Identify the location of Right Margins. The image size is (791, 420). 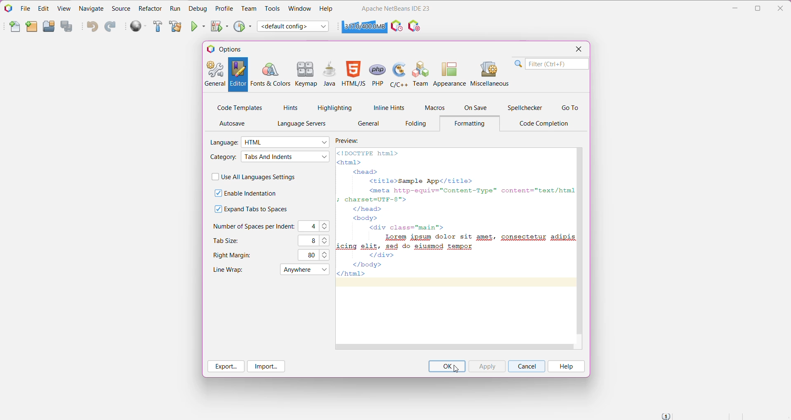
(235, 256).